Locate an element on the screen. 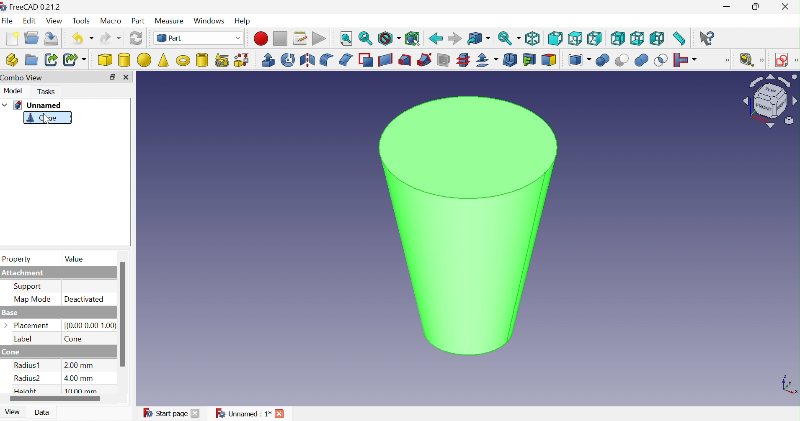 The image size is (800, 421). Cone (Selected to hide) is located at coordinates (467, 227).